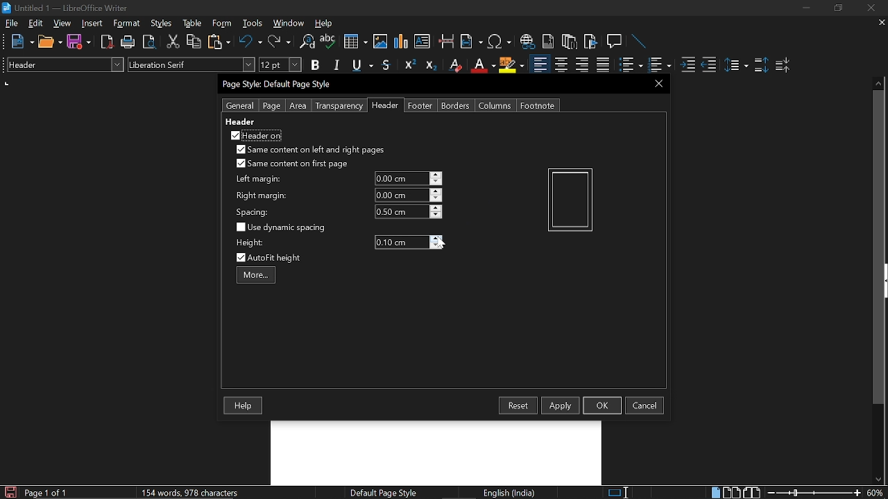  Describe the element at coordinates (283, 227) in the screenshot. I see `Use dynamic spacing` at that location.